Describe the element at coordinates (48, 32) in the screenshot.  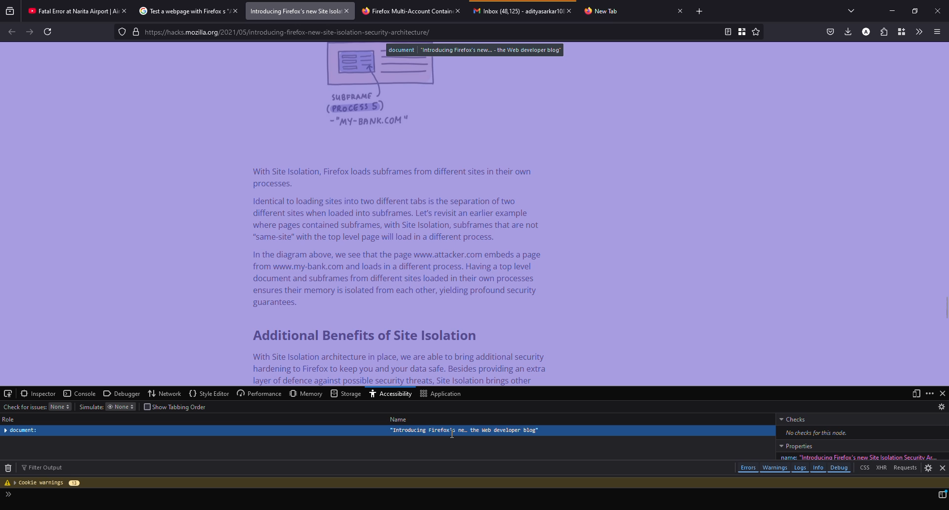
I see `refresh` at that location.